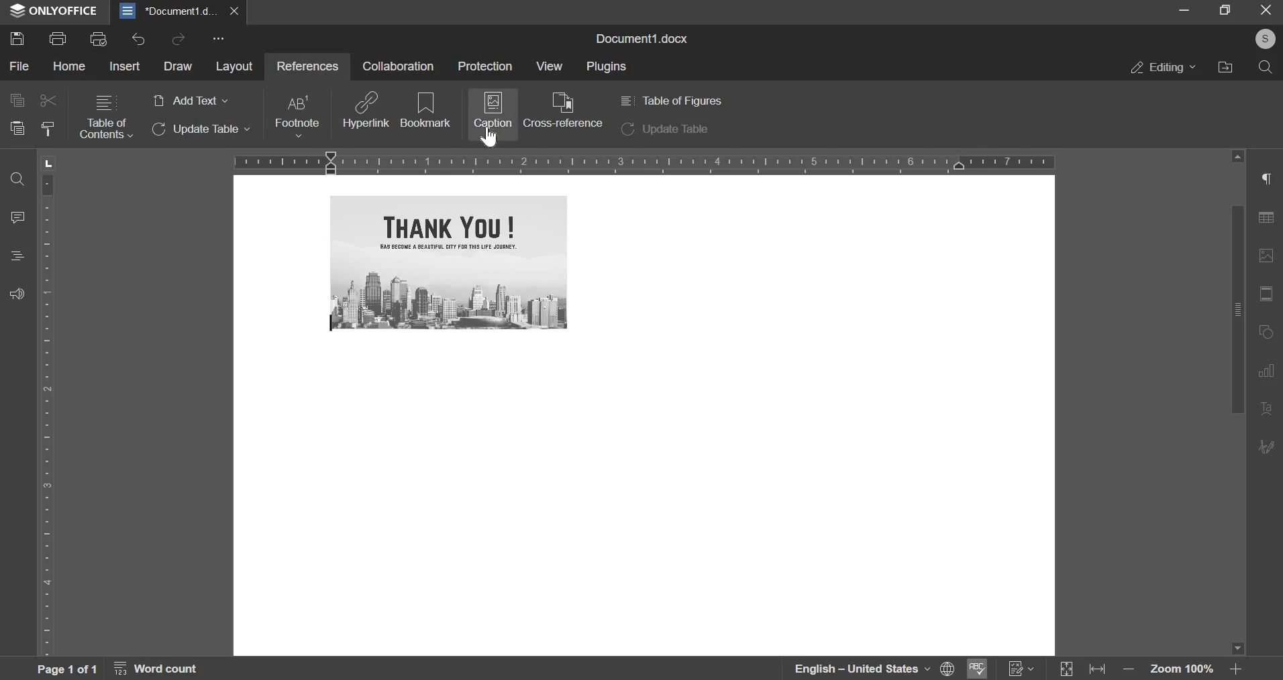  Describe the element at coordinates (58, 37) in the screenshot. I see `print` at that location.